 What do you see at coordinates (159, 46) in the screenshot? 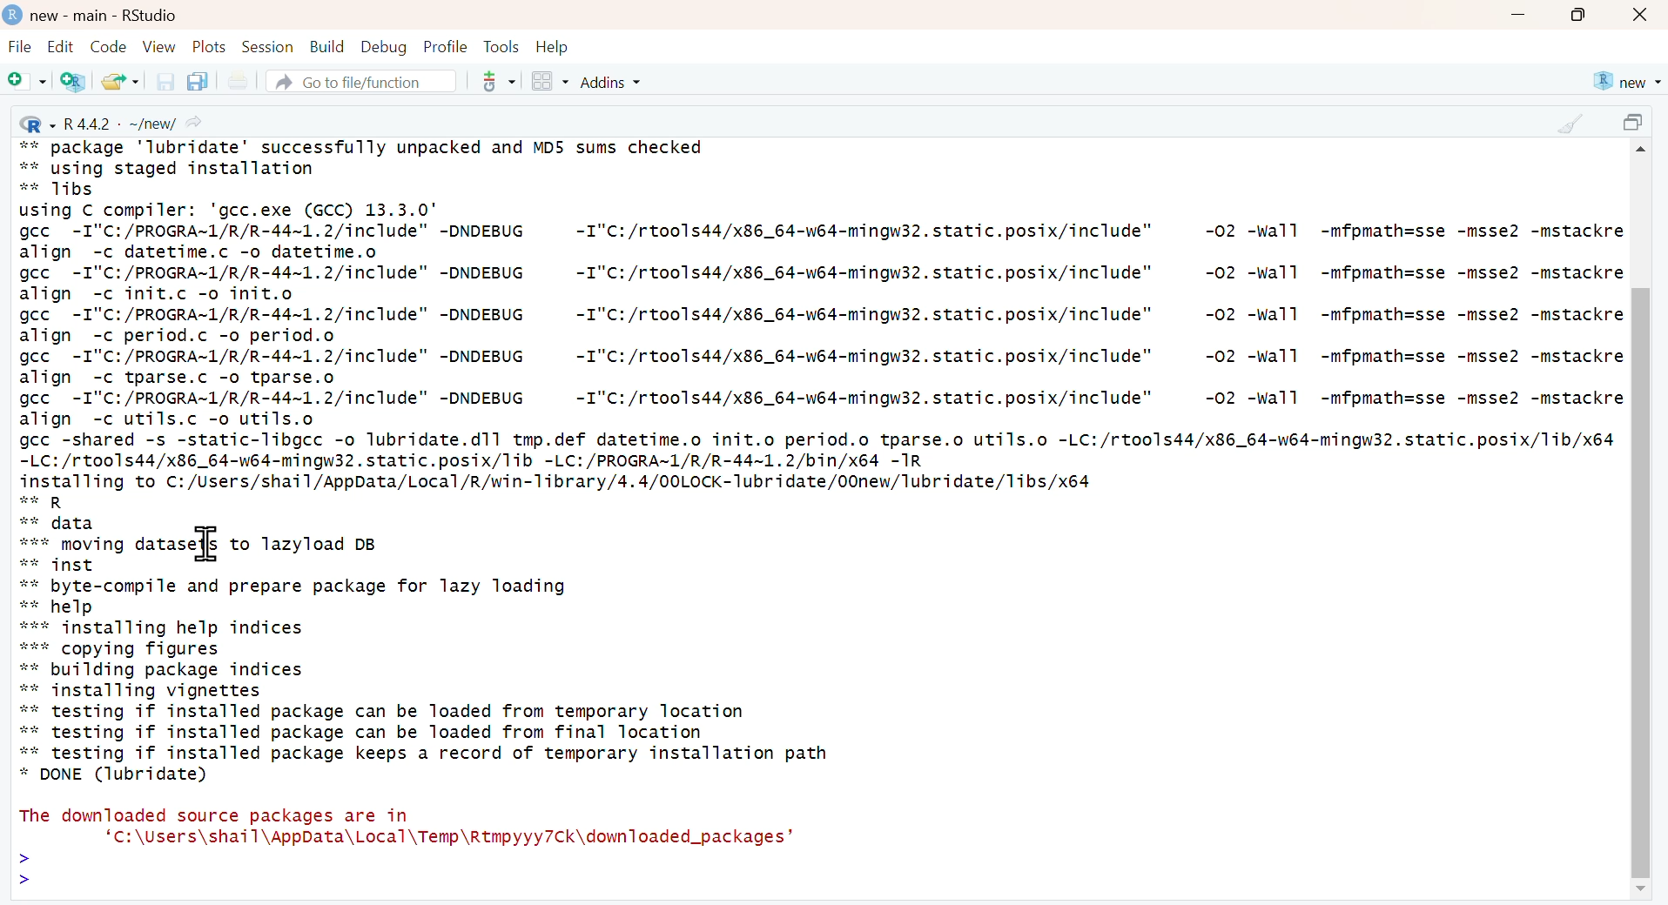
I see `View` at bounding box center [159, 46].